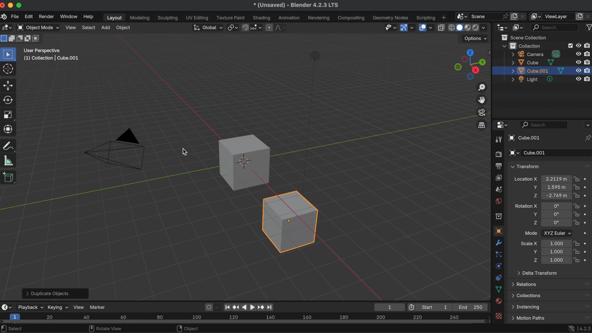  I want to click on geometry nodes, so click(391, 18).